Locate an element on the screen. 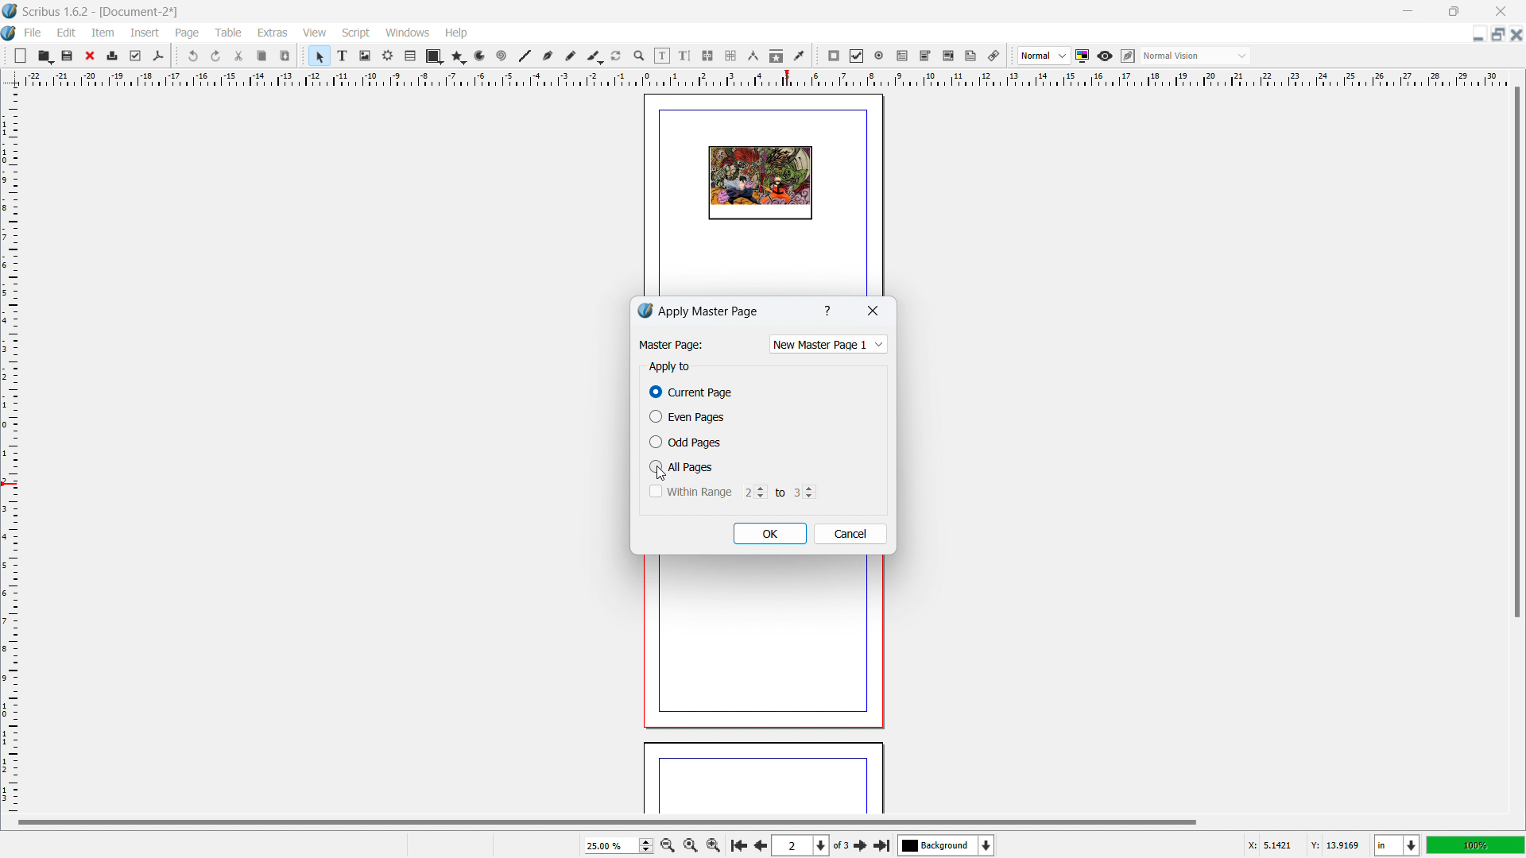 The height and width of the screenshot is (858, 1526). minimize window is located at coordinates (1406, 11).